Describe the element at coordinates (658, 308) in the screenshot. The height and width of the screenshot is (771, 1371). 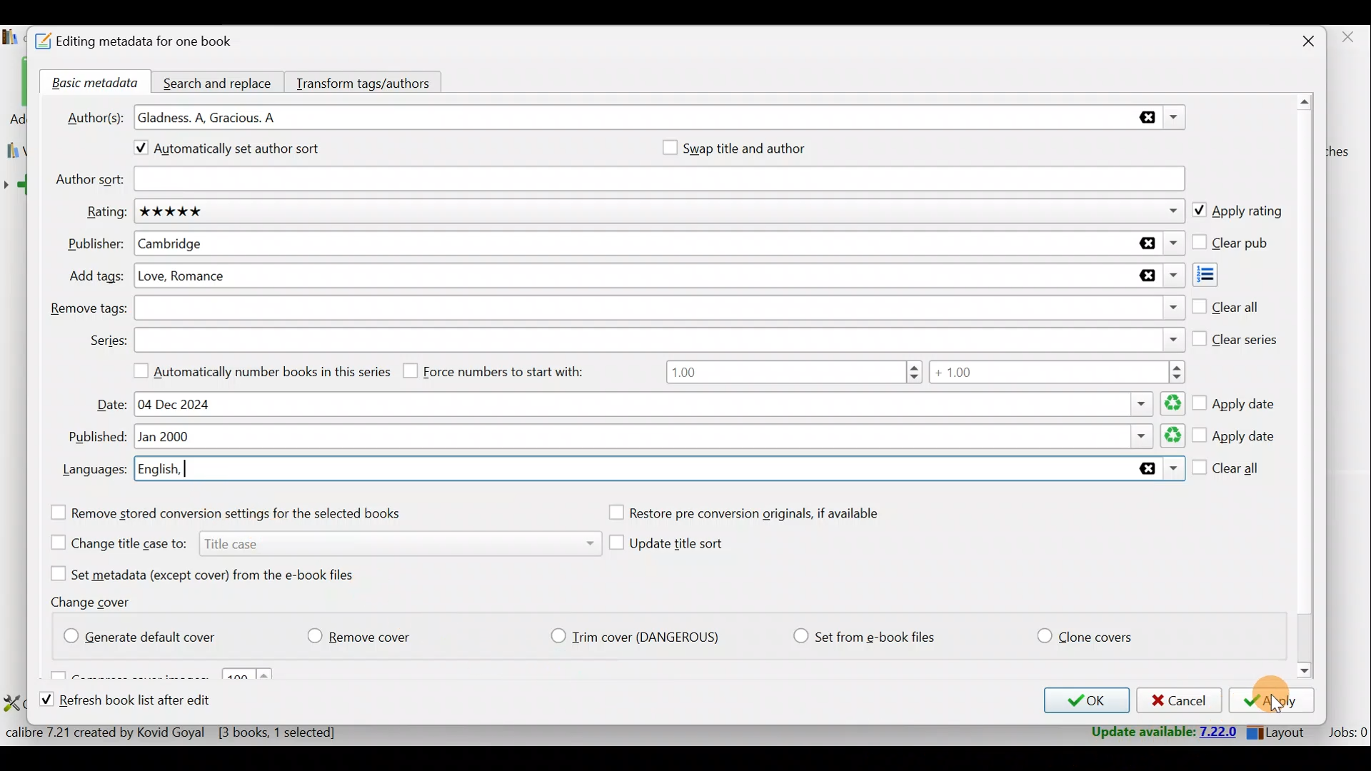
I see `Remove tags` at that location.